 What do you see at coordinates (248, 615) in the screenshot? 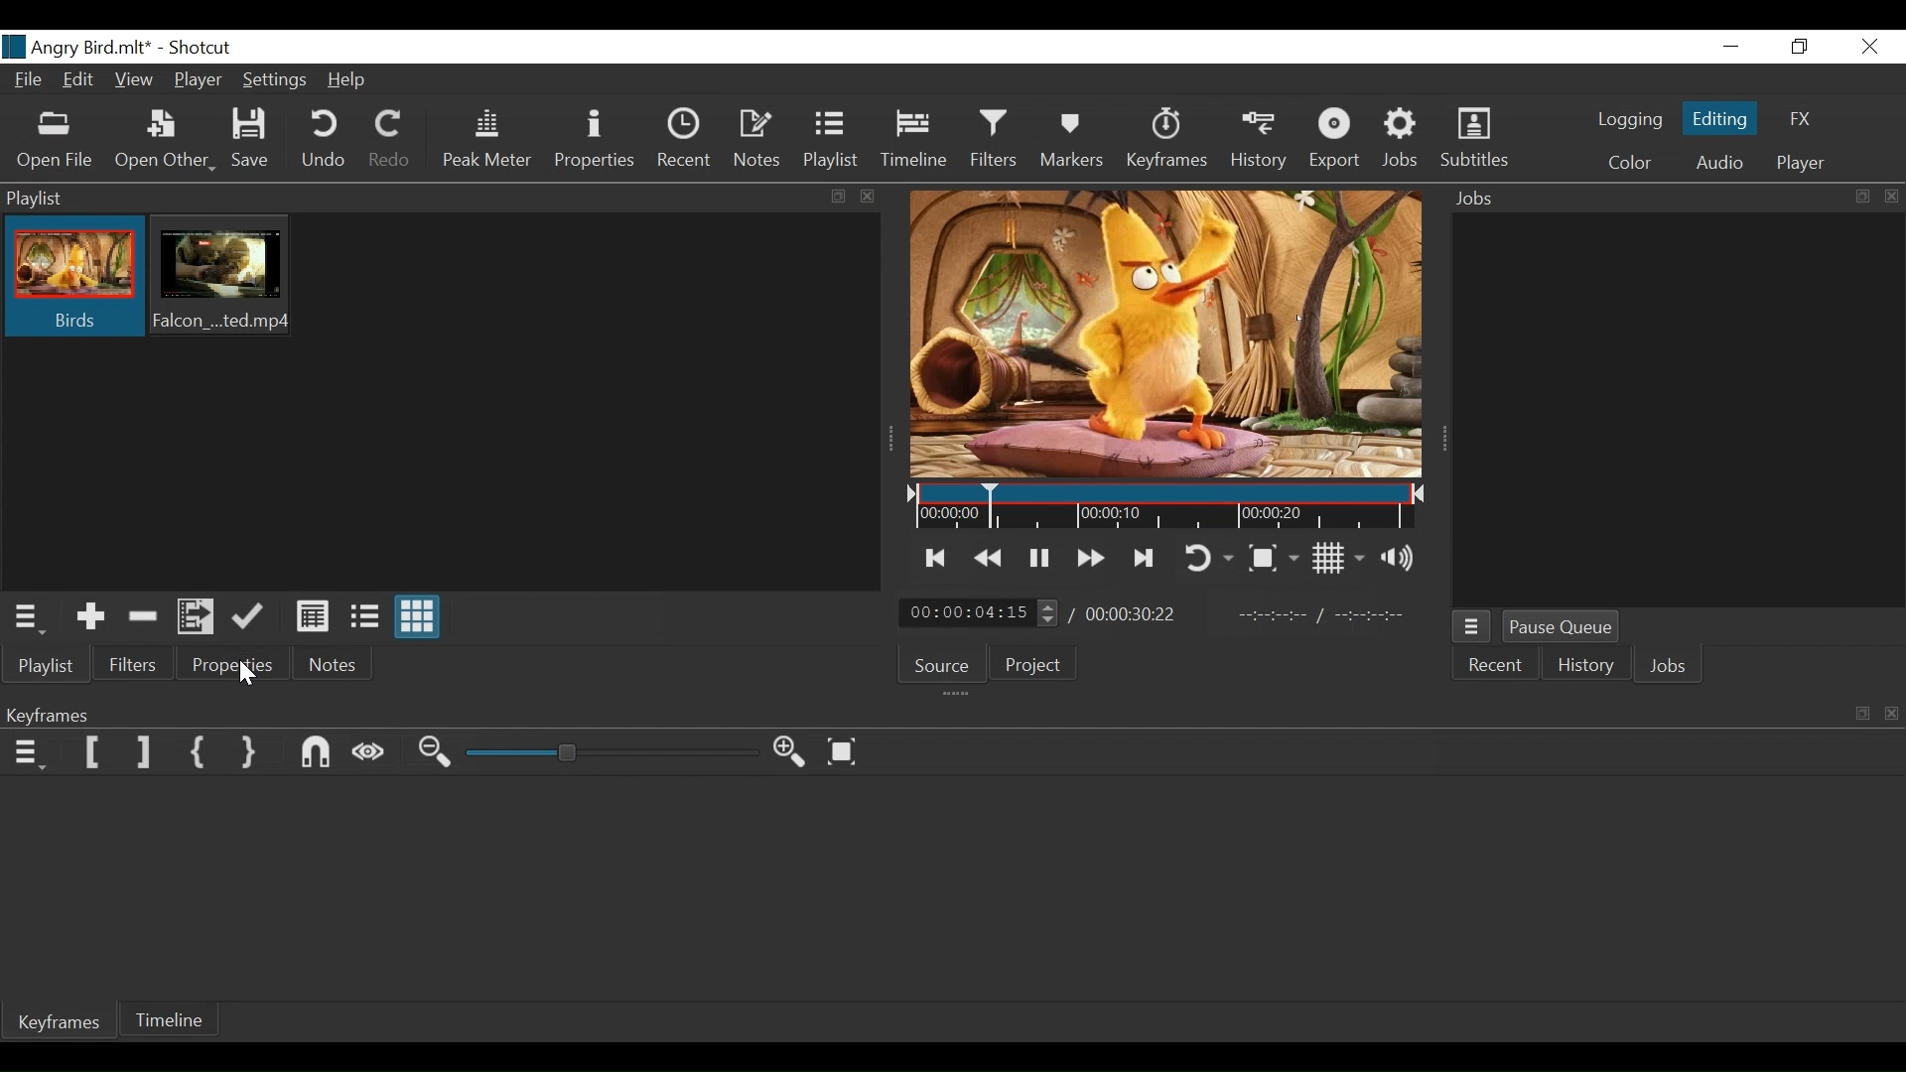
I see `Update` at bounding box center [248, 615].